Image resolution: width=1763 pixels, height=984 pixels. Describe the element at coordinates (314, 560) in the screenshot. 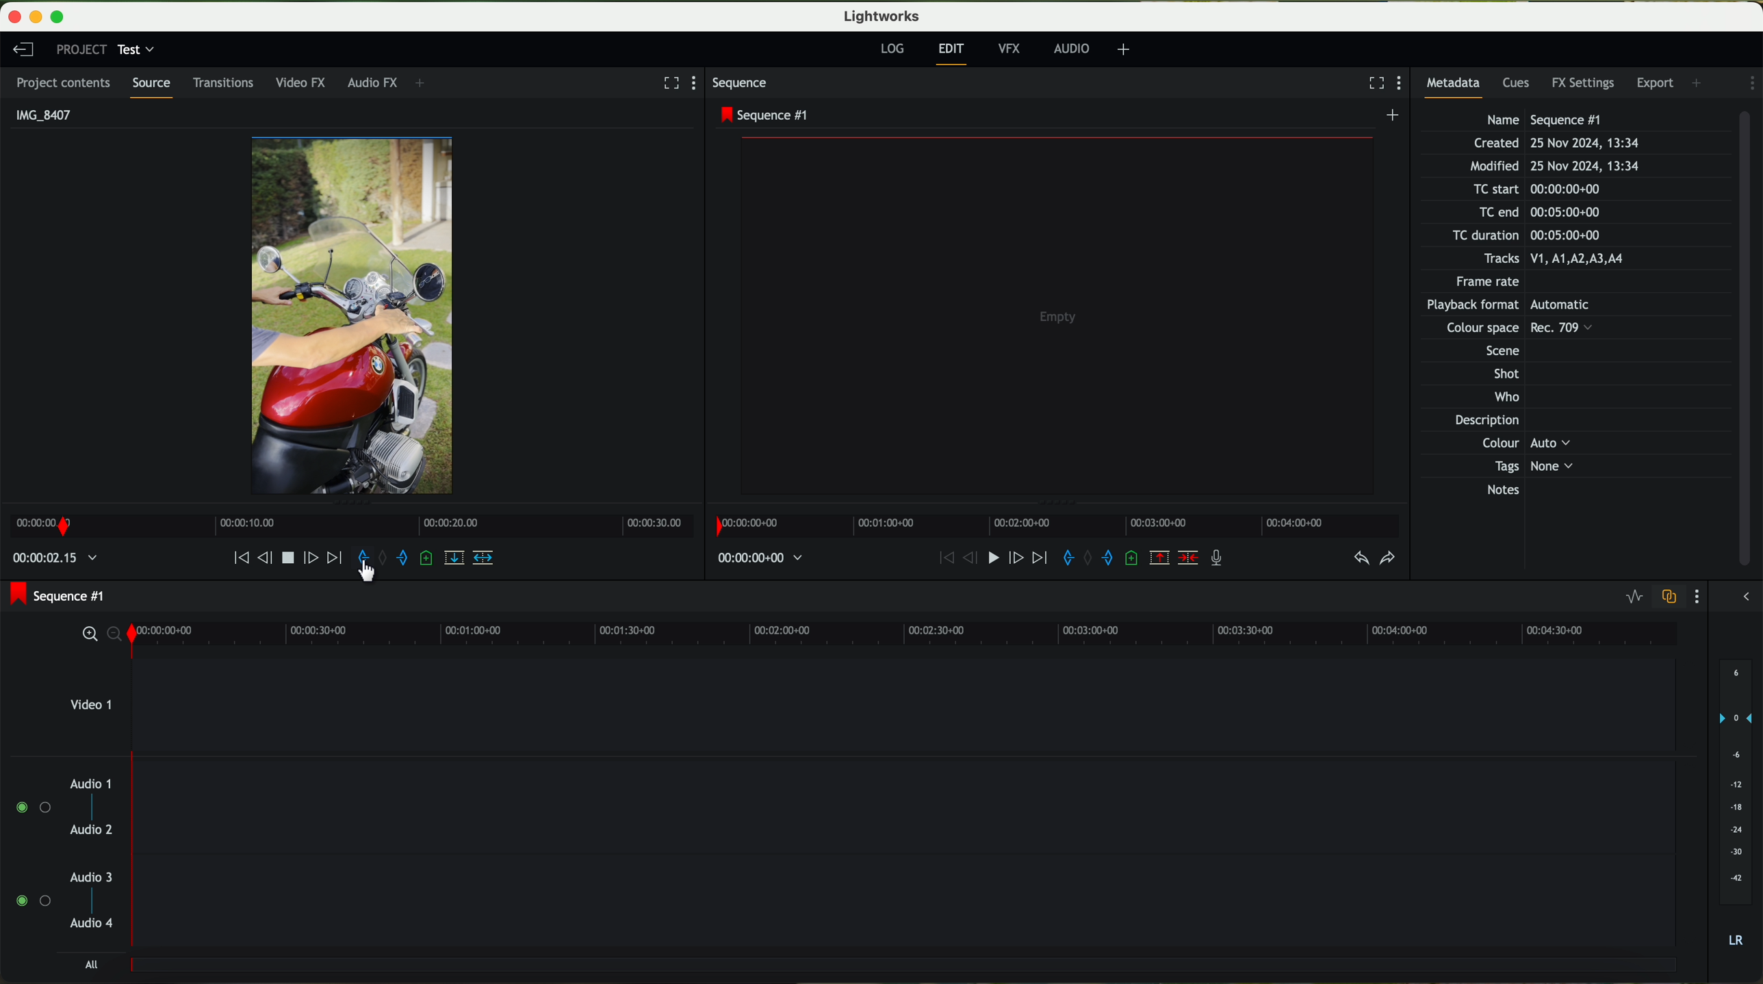

I see `nudge one frame forward` at that location.